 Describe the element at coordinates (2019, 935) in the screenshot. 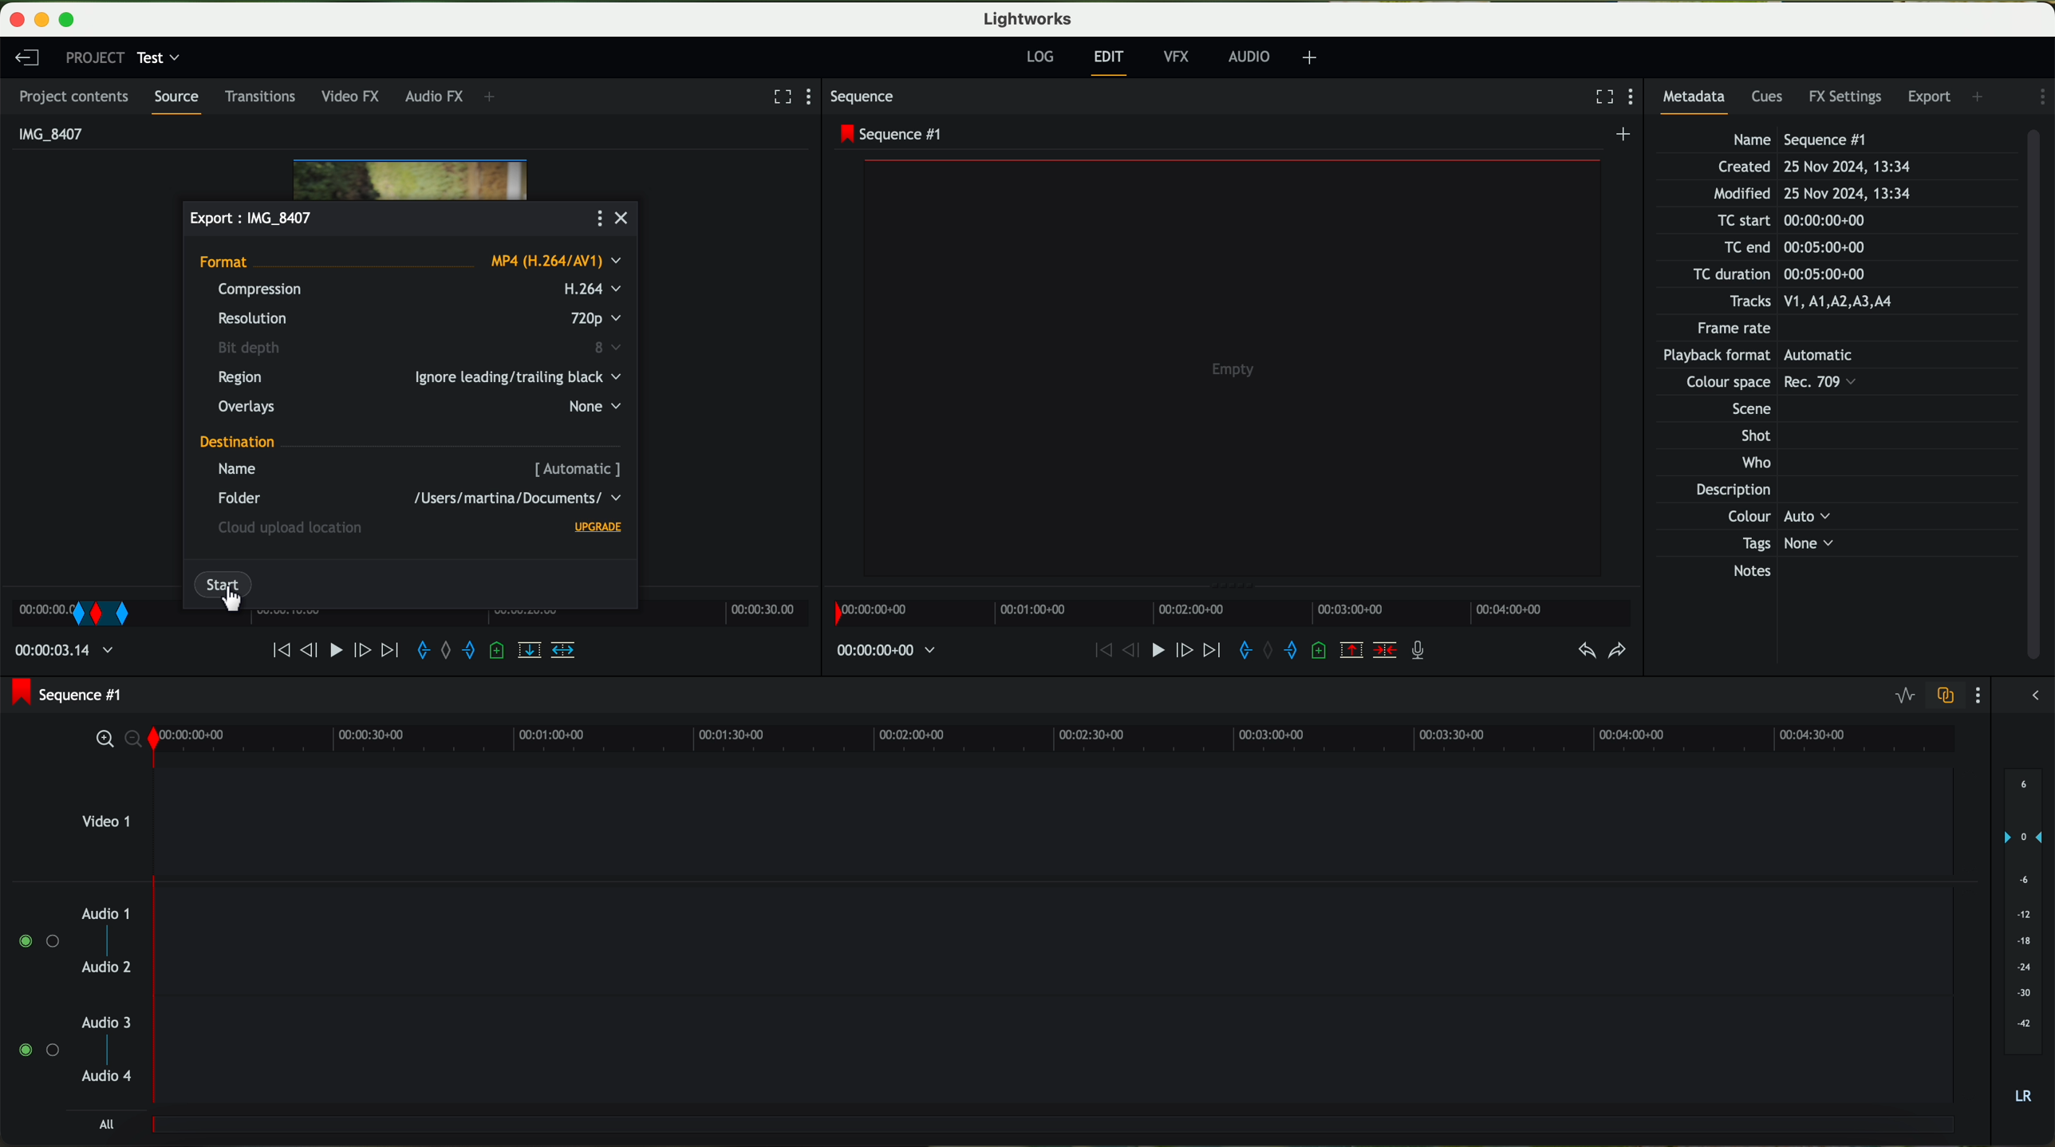

I see `audio output level (dB)` at that location.